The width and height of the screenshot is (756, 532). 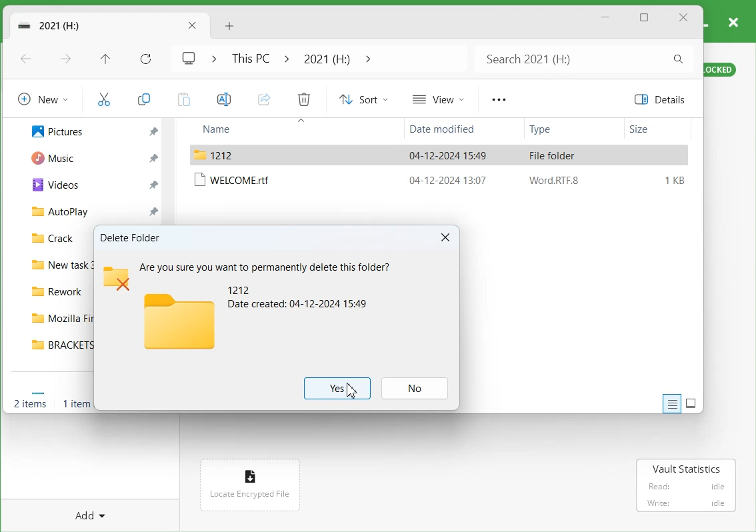 I want to click on Name, so click(x=241, y=129).